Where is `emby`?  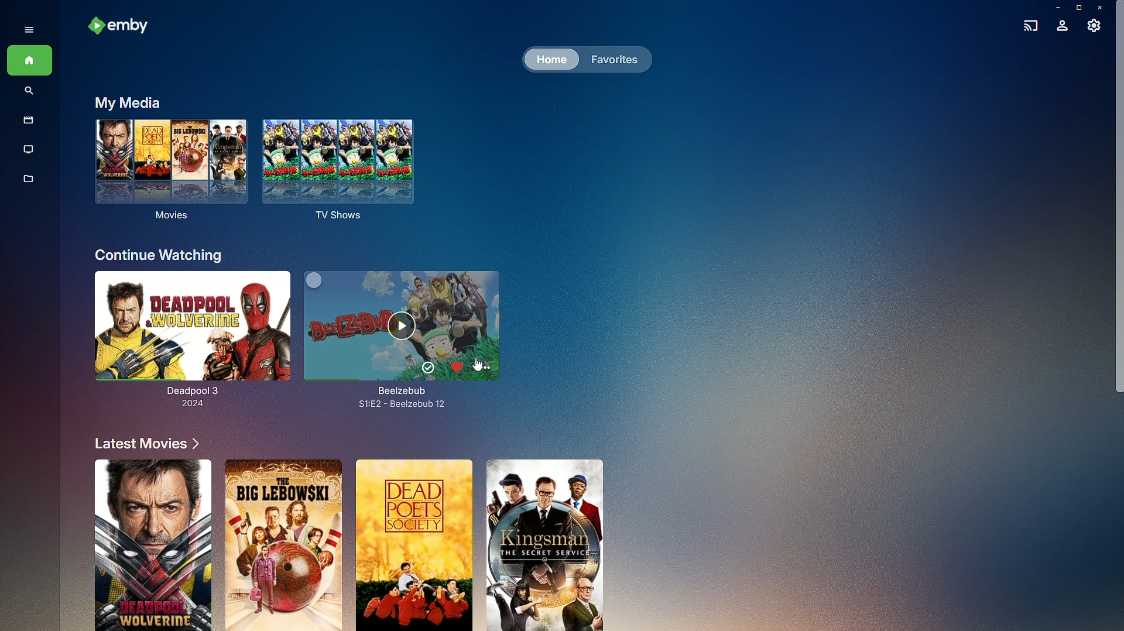 emby is located at coordinates (123, 27).